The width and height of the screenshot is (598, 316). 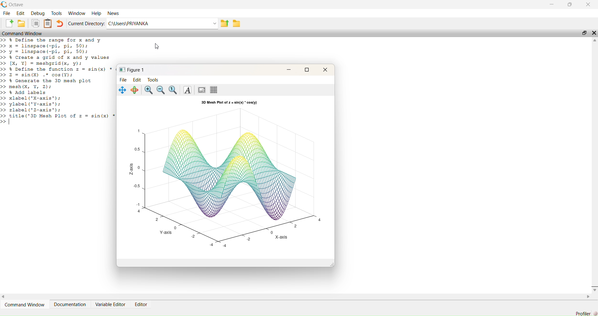 What do you see at coordinates (69, 304) in the screenshot?
I see `Documentation` at bounding box center [69, 304].